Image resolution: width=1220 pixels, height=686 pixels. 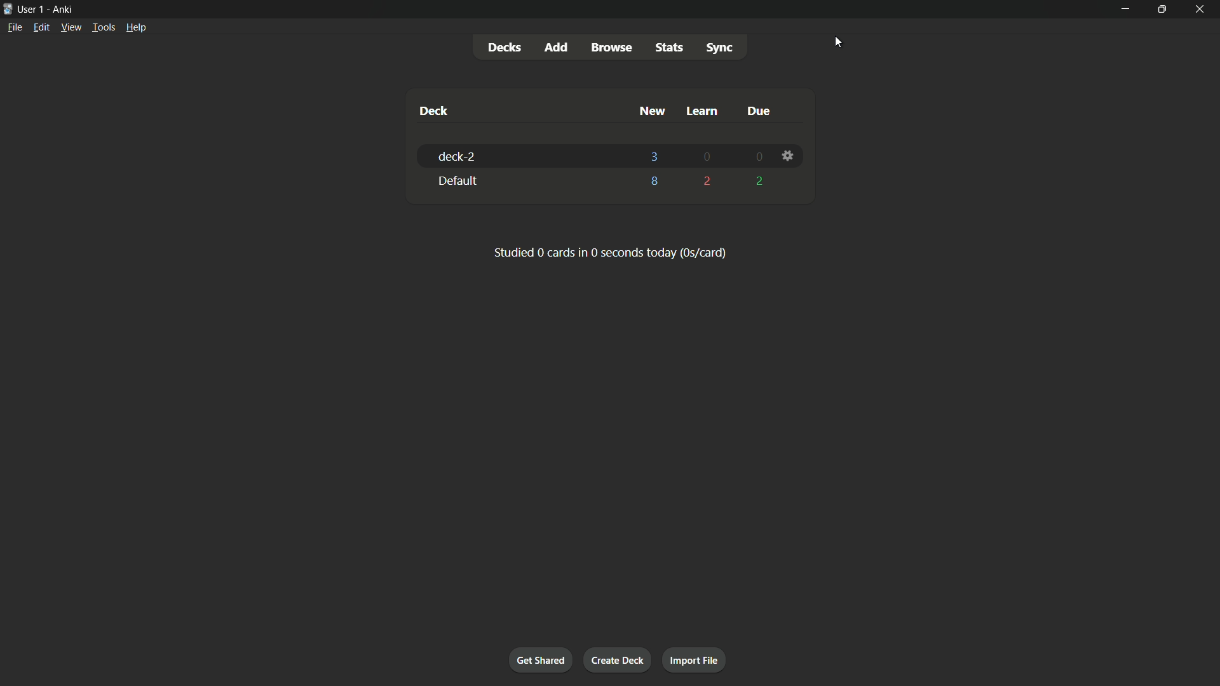 What do you see at coordinates (757, 111) in the screenshot?
I see `due` at bounding box center [757, 111].